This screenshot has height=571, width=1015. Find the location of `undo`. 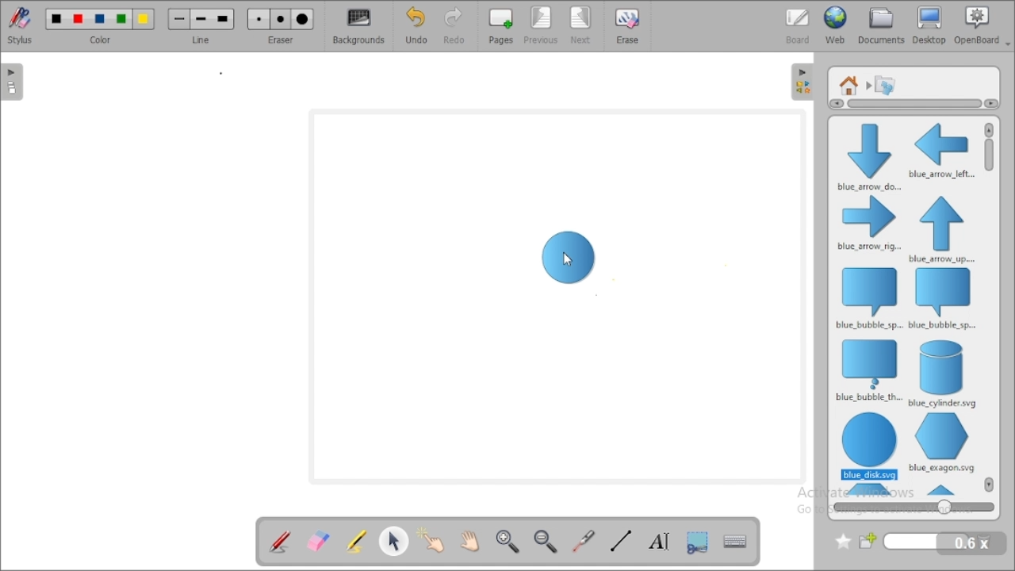

undo is located at coordinates (416, 25).